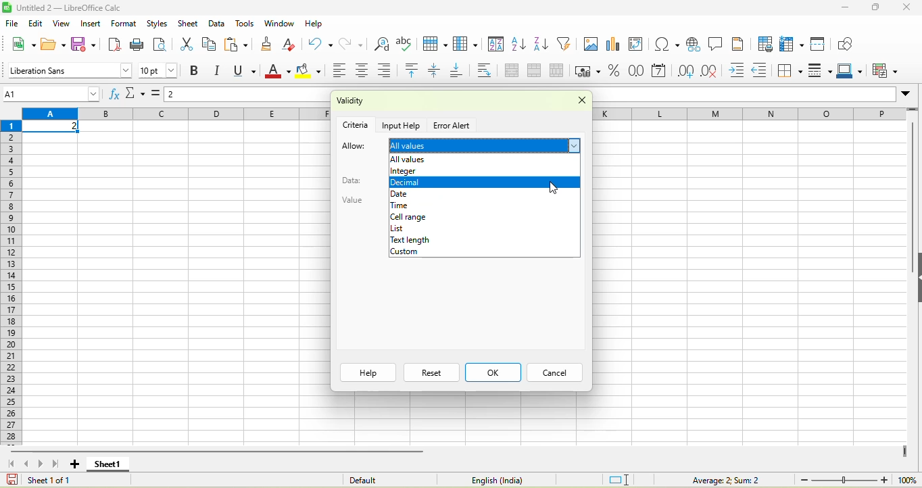 The image size is (922, 488). I want to click on rows and column, so click(793, 44).